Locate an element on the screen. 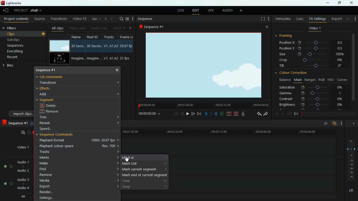 Image resolution: width=358 pixels, height=201 pixels. brightness is located at coordinates (310, 104).